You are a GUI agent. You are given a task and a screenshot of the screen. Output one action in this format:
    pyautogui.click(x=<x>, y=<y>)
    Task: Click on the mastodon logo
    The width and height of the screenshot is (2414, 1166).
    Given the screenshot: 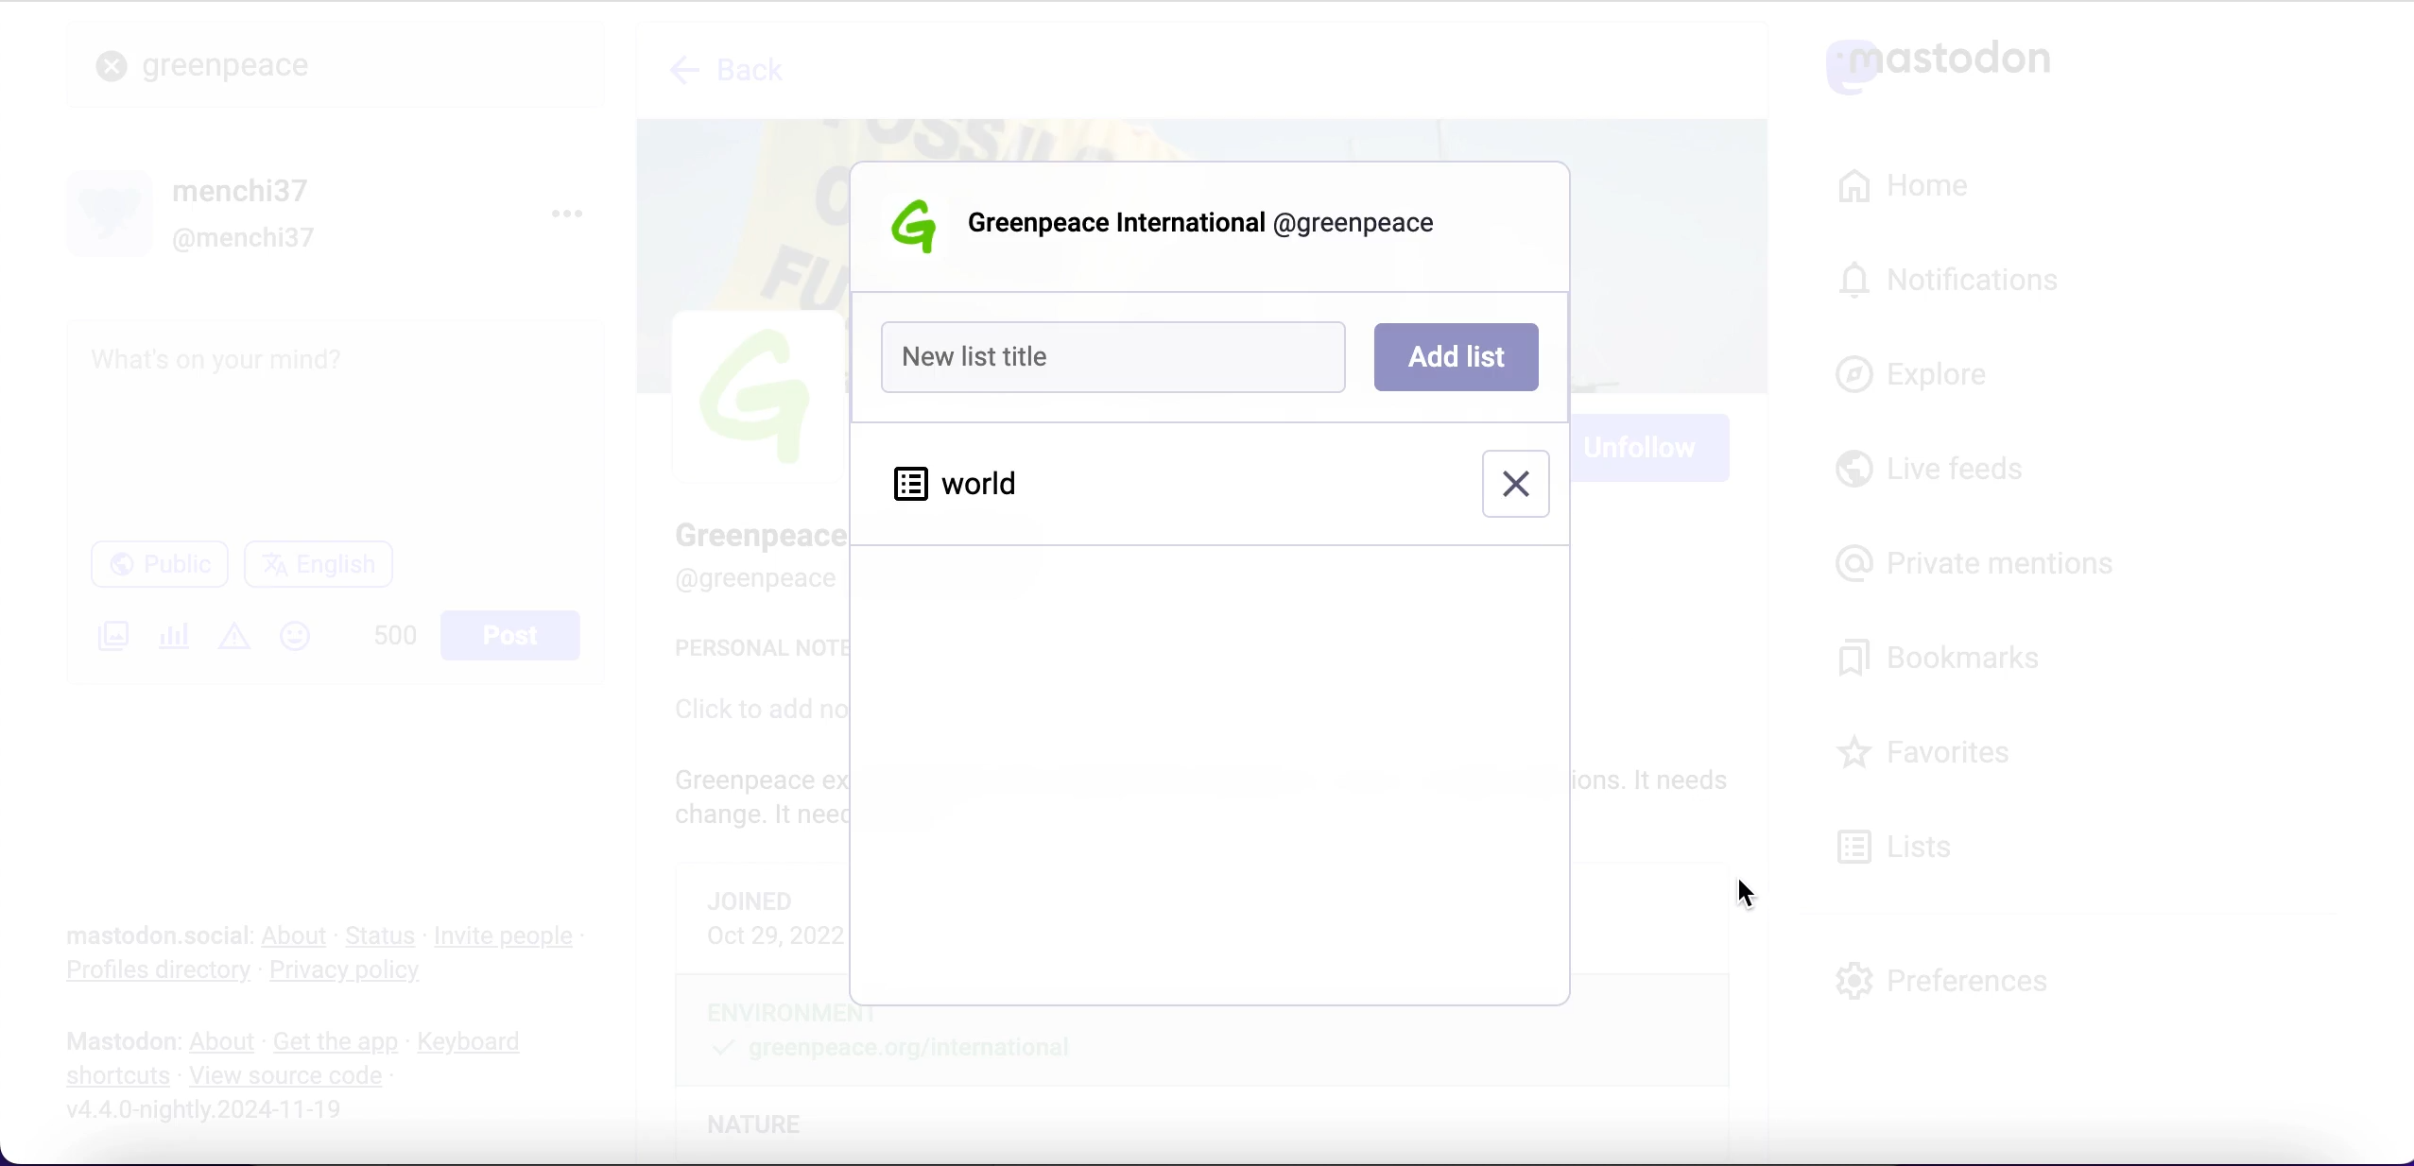 What is the action you would take?
    pyautogui.click(x=1938, y=61)
    